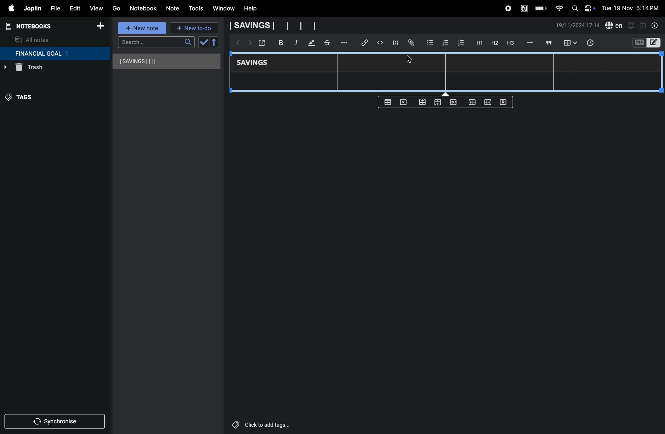 This screenshot has width=665, height=434. Describe the element at coordinates (167, 61) in the screenshot. I see `savings` at that location.